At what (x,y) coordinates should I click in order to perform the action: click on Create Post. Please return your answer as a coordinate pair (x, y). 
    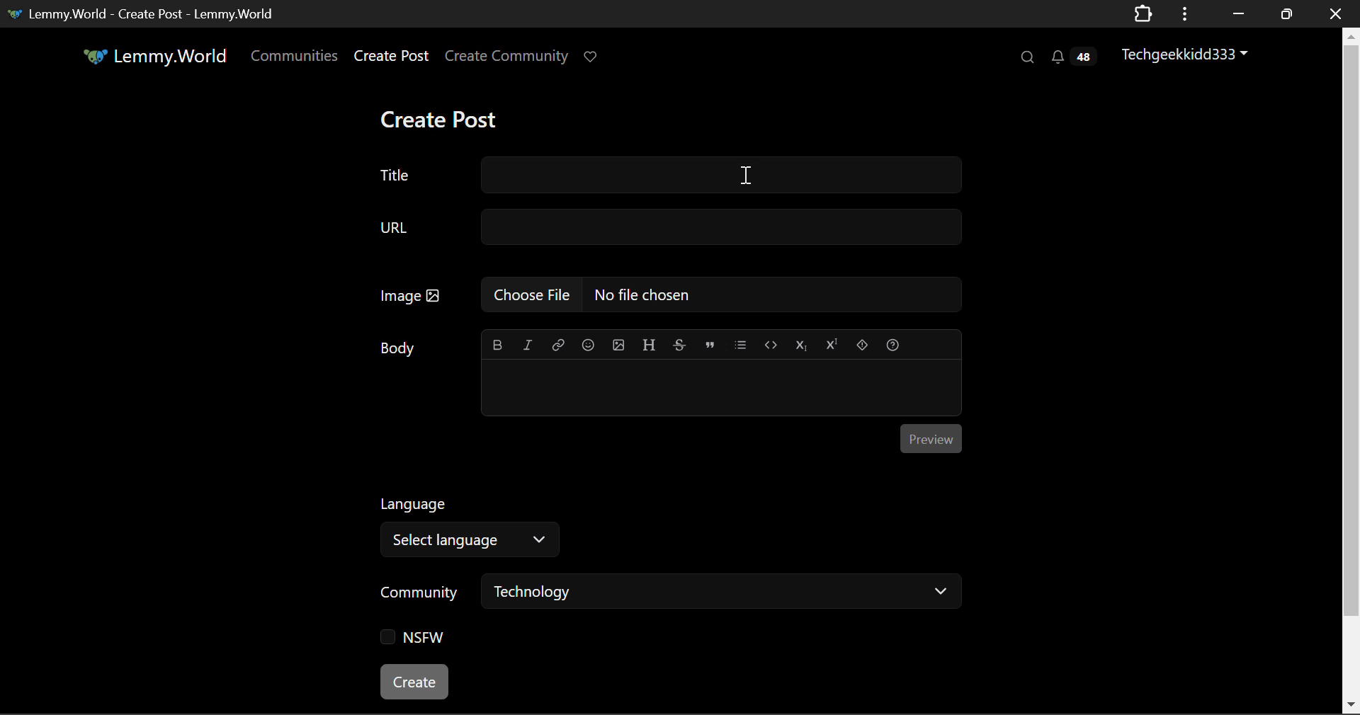
    Looking at the image, I should click on (390, 58).